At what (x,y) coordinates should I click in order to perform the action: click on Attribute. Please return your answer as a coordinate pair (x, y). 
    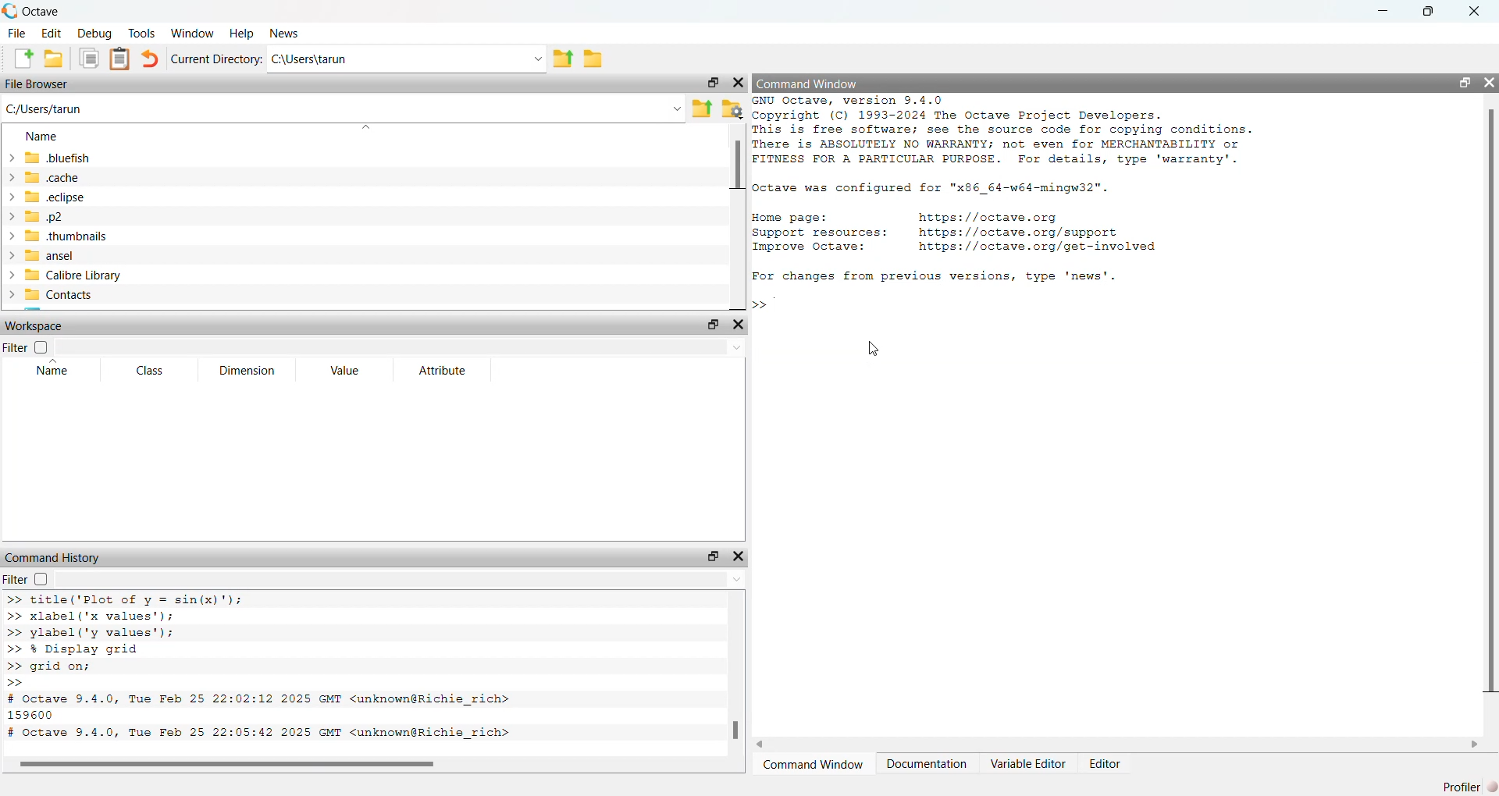
    Looking at the image, I should click on (443, 371).